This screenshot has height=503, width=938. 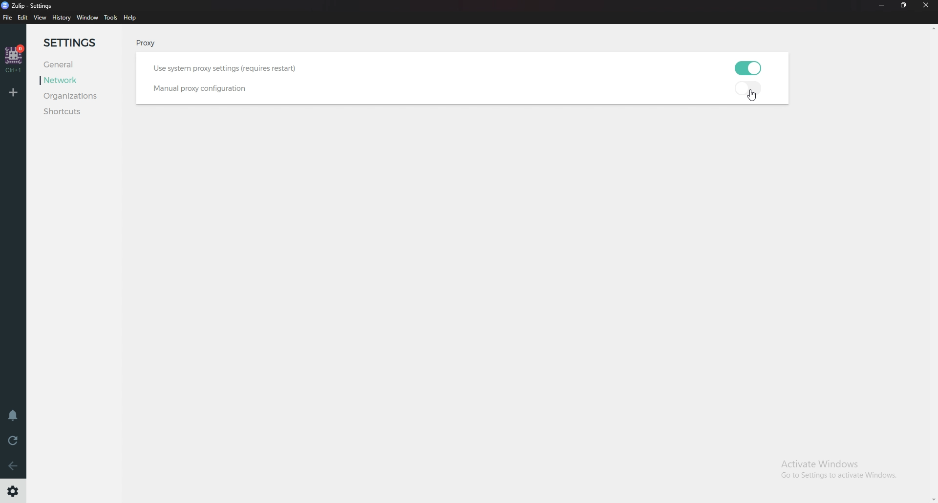 I want to click on History, so click(x=62, y=18).